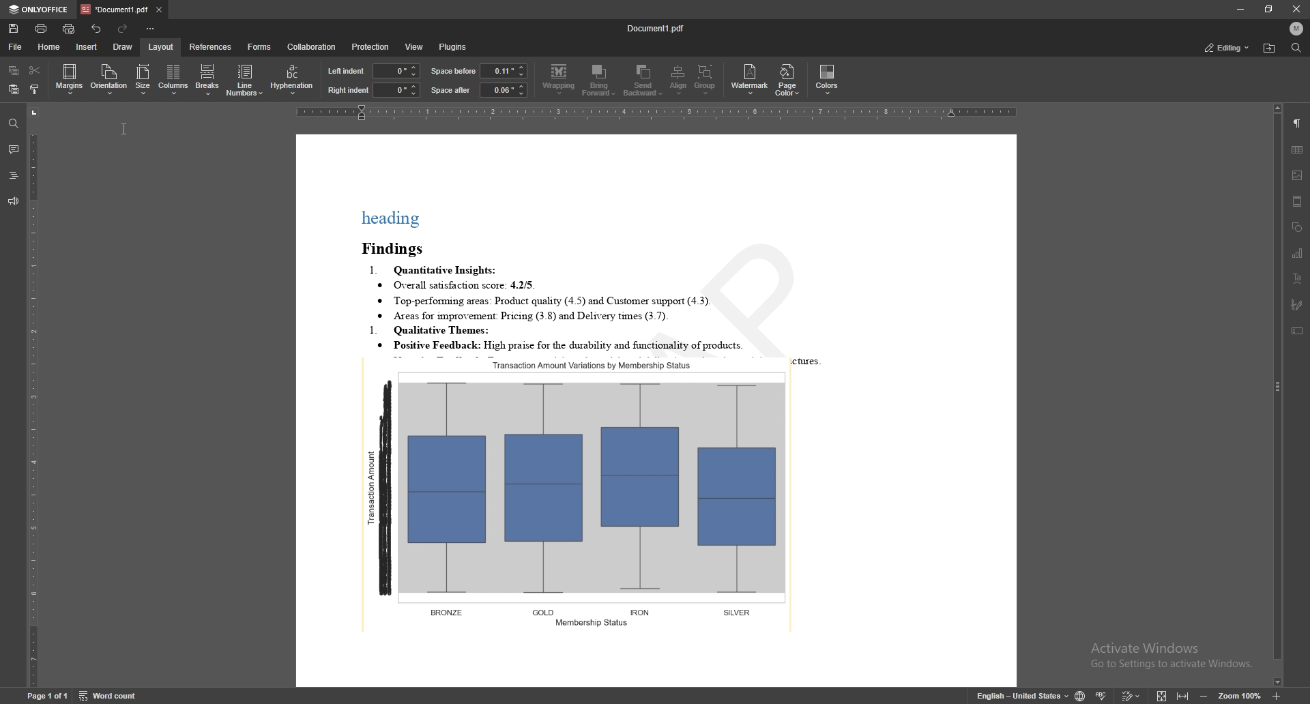 This screenshot has height=704, width=1310. Describe the element at coordinates (1131, 695) in the screenshot. I see `track changes` at that location.